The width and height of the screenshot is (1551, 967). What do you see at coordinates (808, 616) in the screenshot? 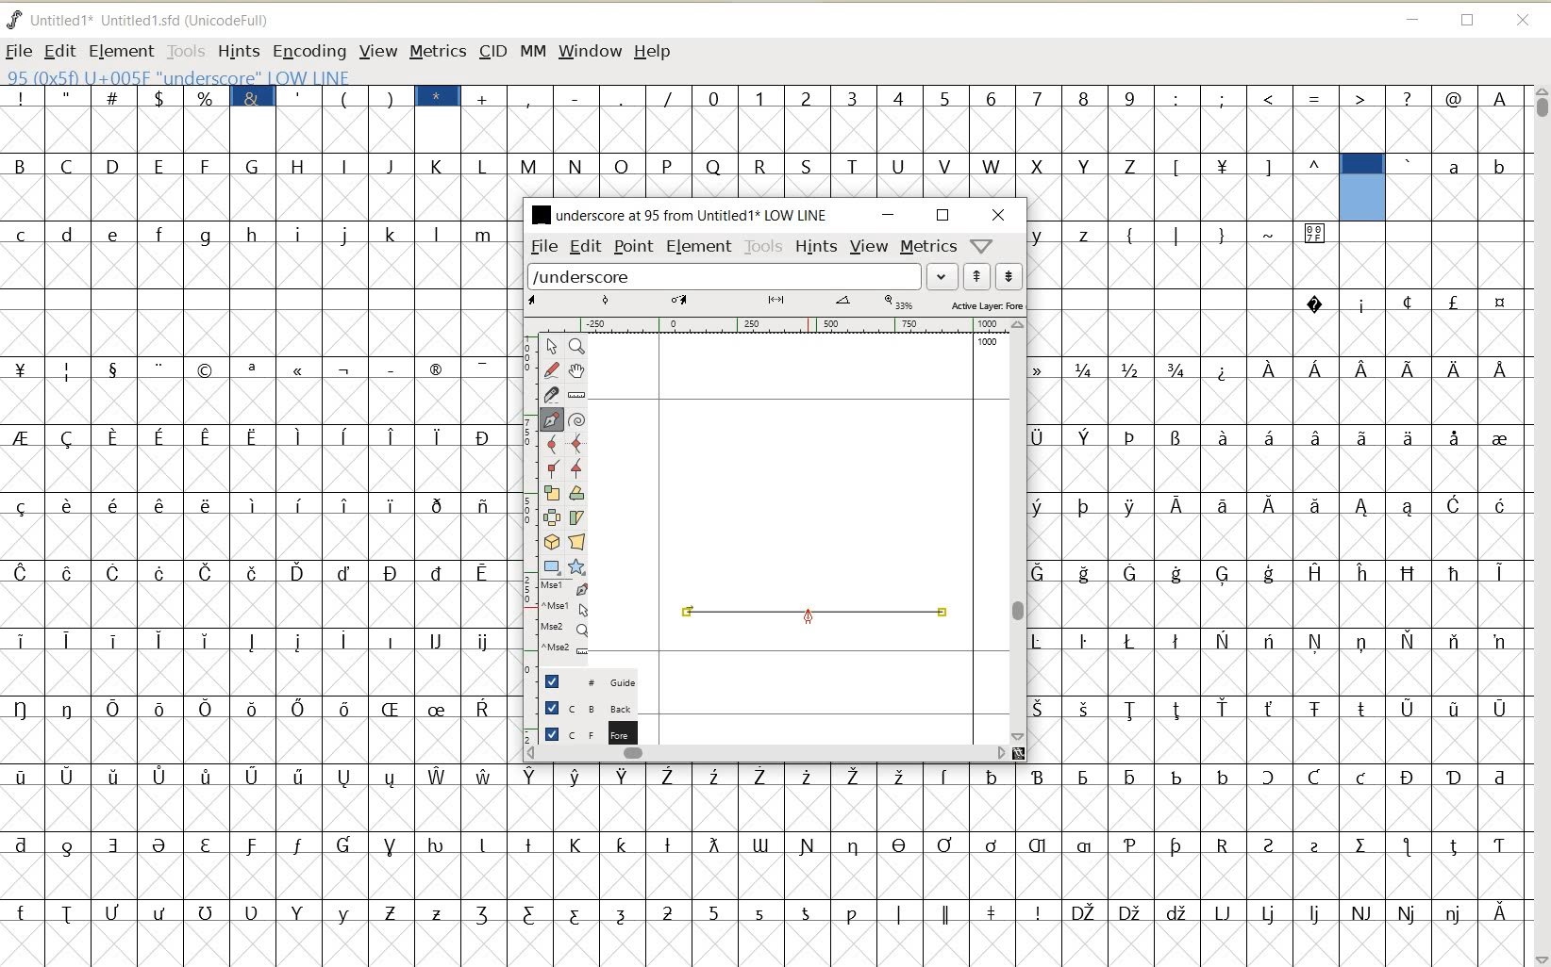
I see `add point tool/CURSOR POSITION` at bounding box center [808, 616].